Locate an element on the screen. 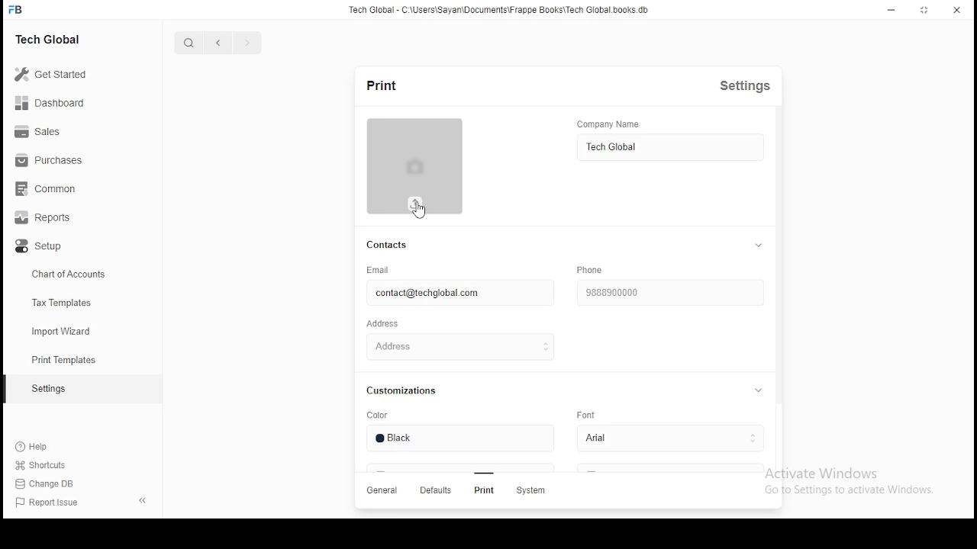  GENERAL  is located at coordinates (384, 492).